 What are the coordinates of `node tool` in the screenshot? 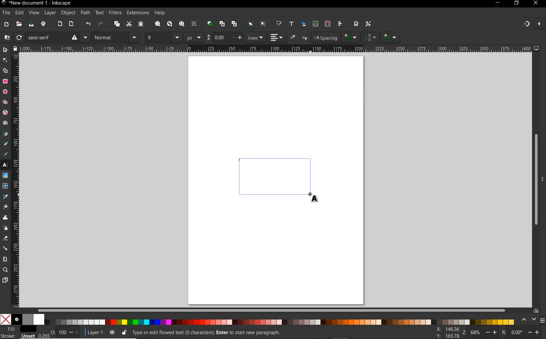 It's located at (5, 60).